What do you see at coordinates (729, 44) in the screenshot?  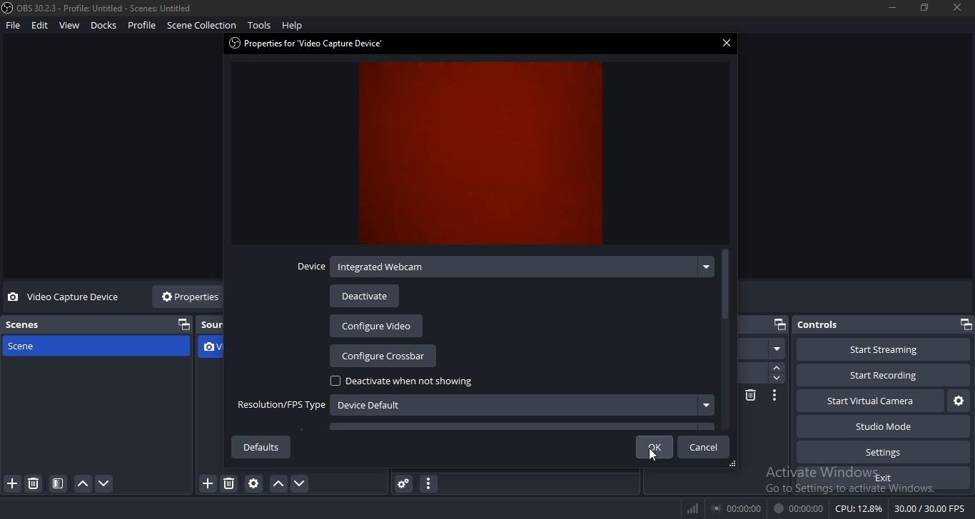 I see `close` at bounding box center [729, 44].